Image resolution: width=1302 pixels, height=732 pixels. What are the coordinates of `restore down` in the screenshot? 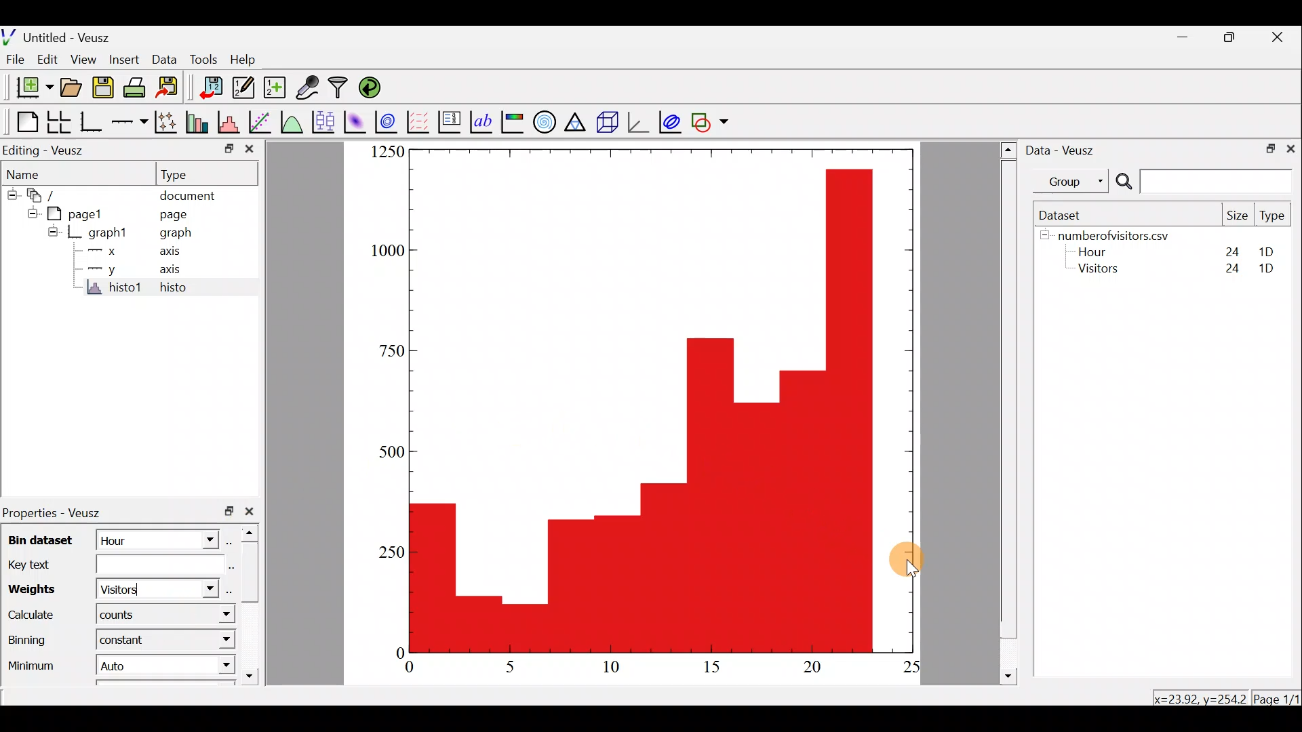 It's located at (1269, 149).